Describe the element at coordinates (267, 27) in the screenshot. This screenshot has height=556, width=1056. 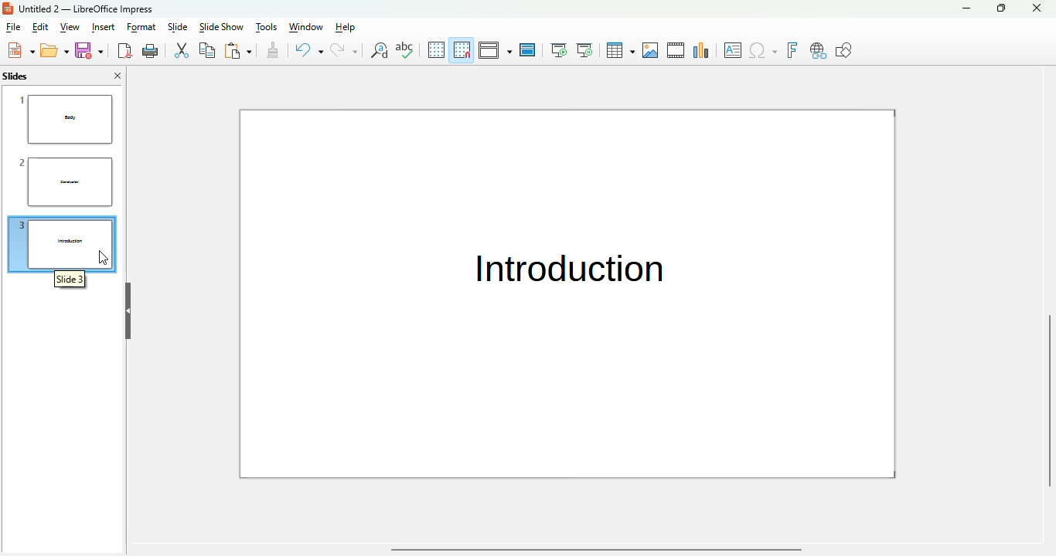
I see `tools` at that location.